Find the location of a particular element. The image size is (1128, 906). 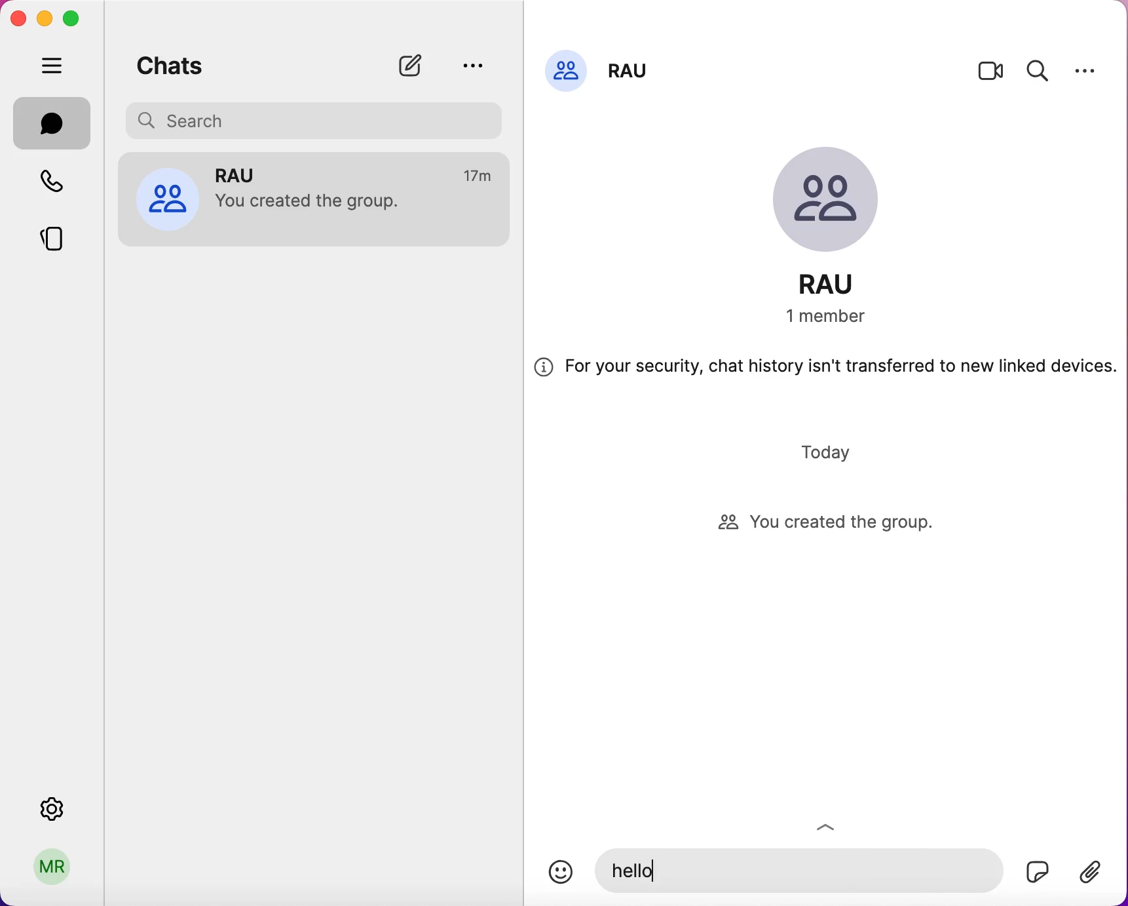

for your security, chat history isn't transferred is located at coordinates (825, 372).